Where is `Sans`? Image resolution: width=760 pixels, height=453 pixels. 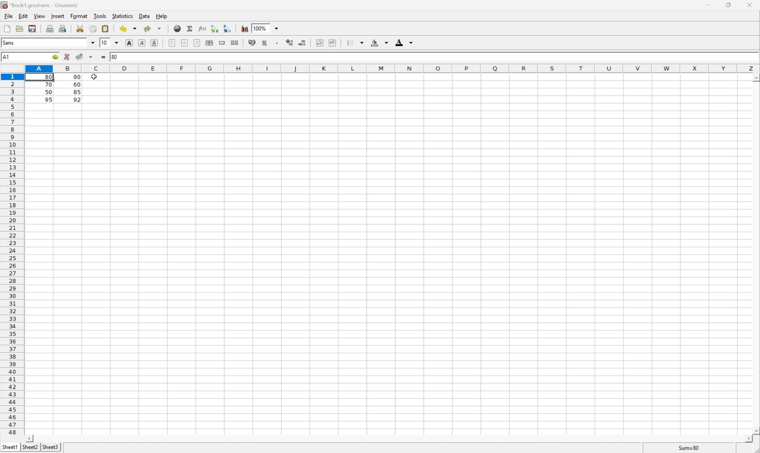 Sans is located at coordinates (9, 42).